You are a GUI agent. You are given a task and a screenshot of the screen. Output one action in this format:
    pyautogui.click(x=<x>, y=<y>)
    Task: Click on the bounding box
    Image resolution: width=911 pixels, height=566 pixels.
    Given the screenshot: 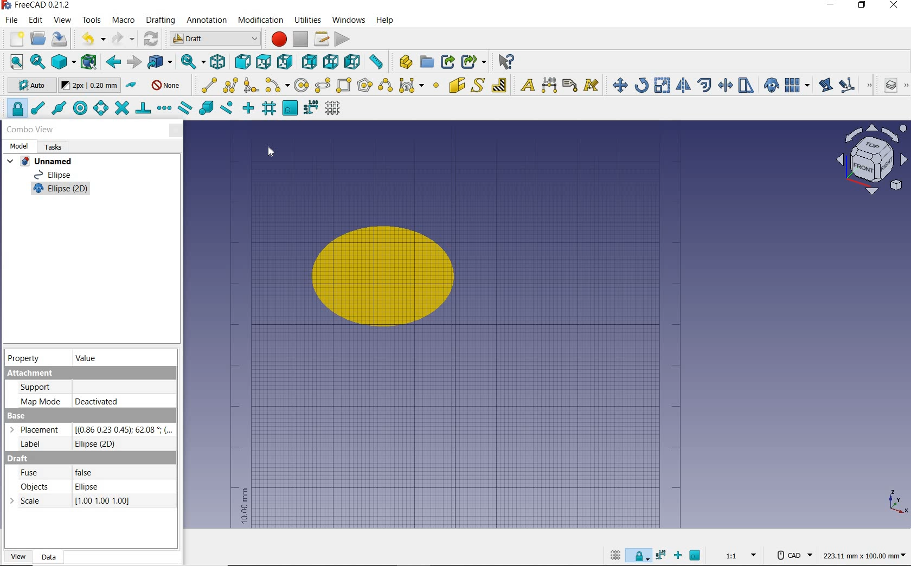 What is the action you would take?
    pyautogui.click(x=89, y=63)
    